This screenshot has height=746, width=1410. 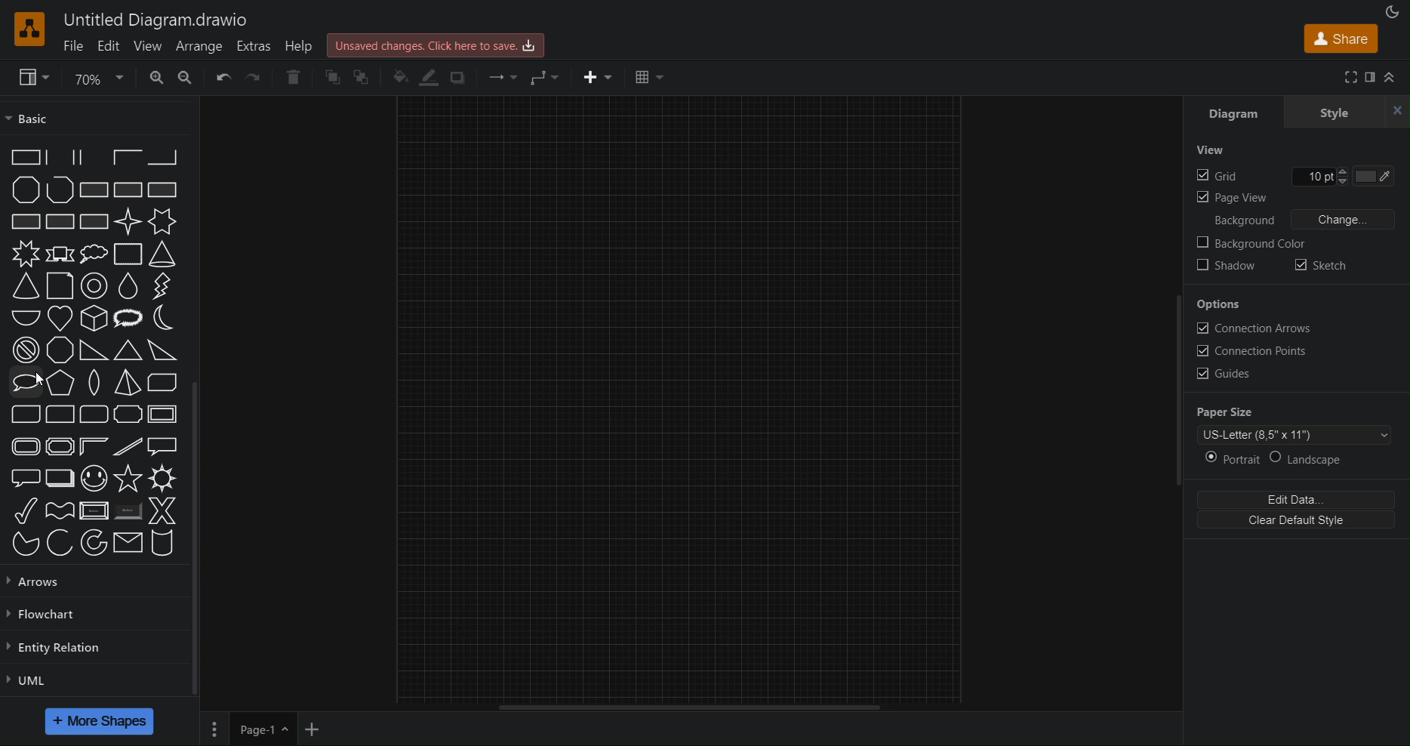 What do you see at coordinates (60, 447) in the screenshot?
I see `Plaque Frame` at bounding box center [60, 447].